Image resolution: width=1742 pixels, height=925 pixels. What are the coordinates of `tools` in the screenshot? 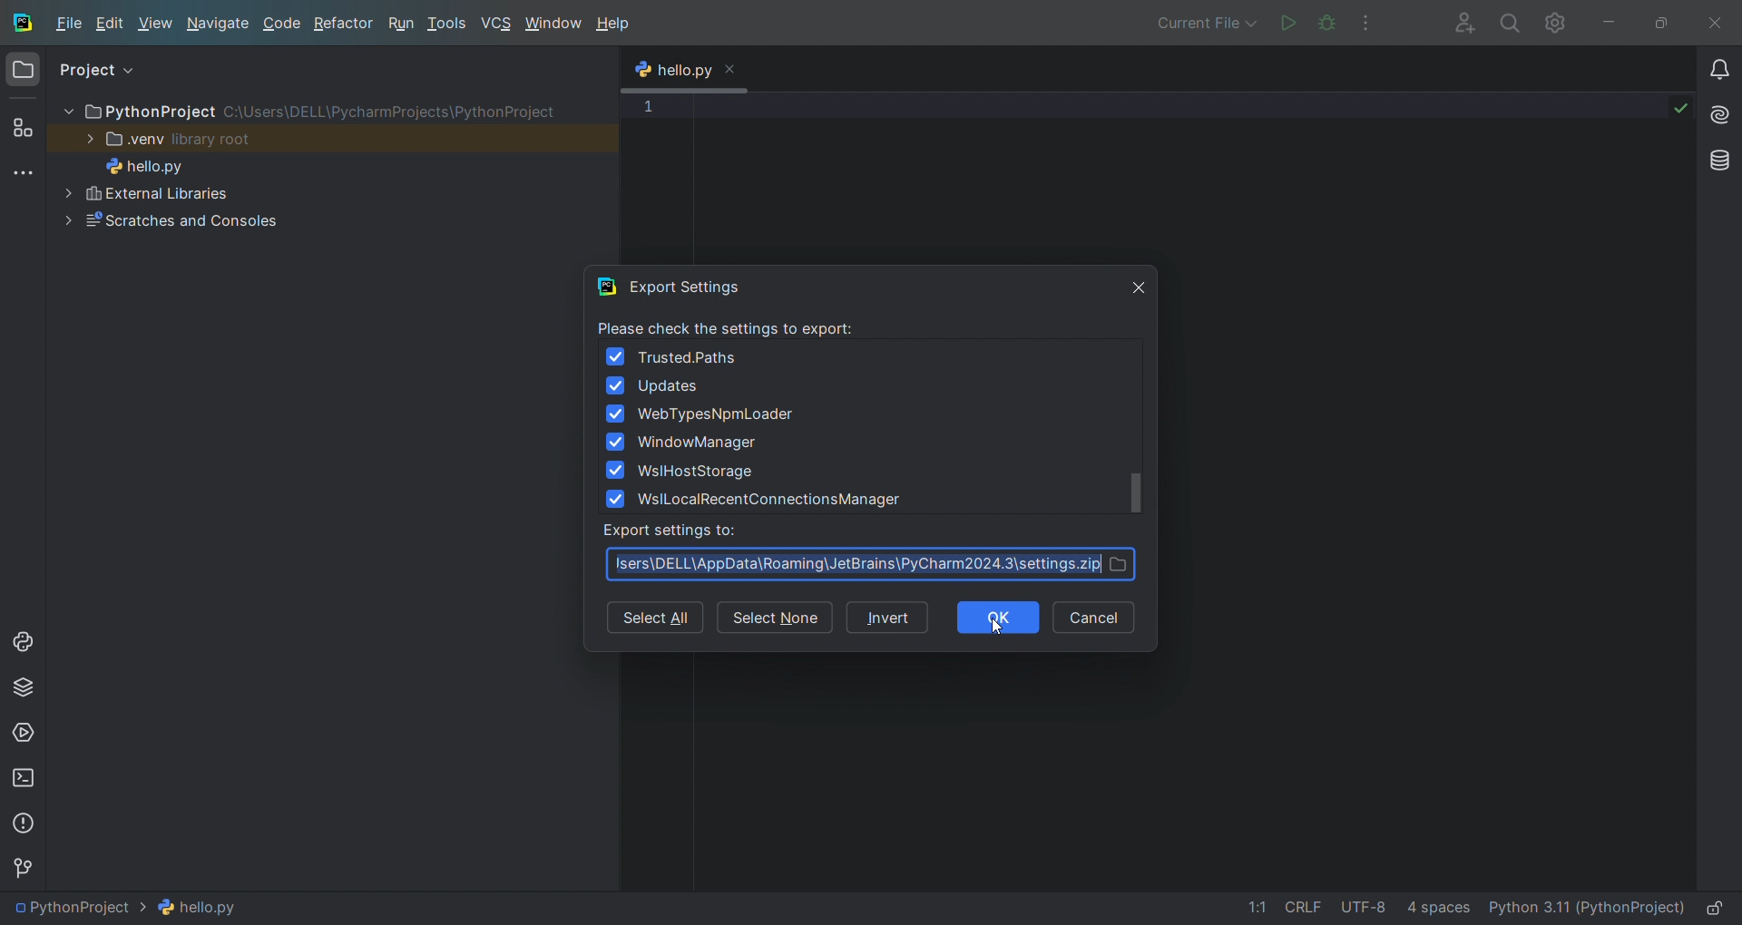 It's located at (448, 25).